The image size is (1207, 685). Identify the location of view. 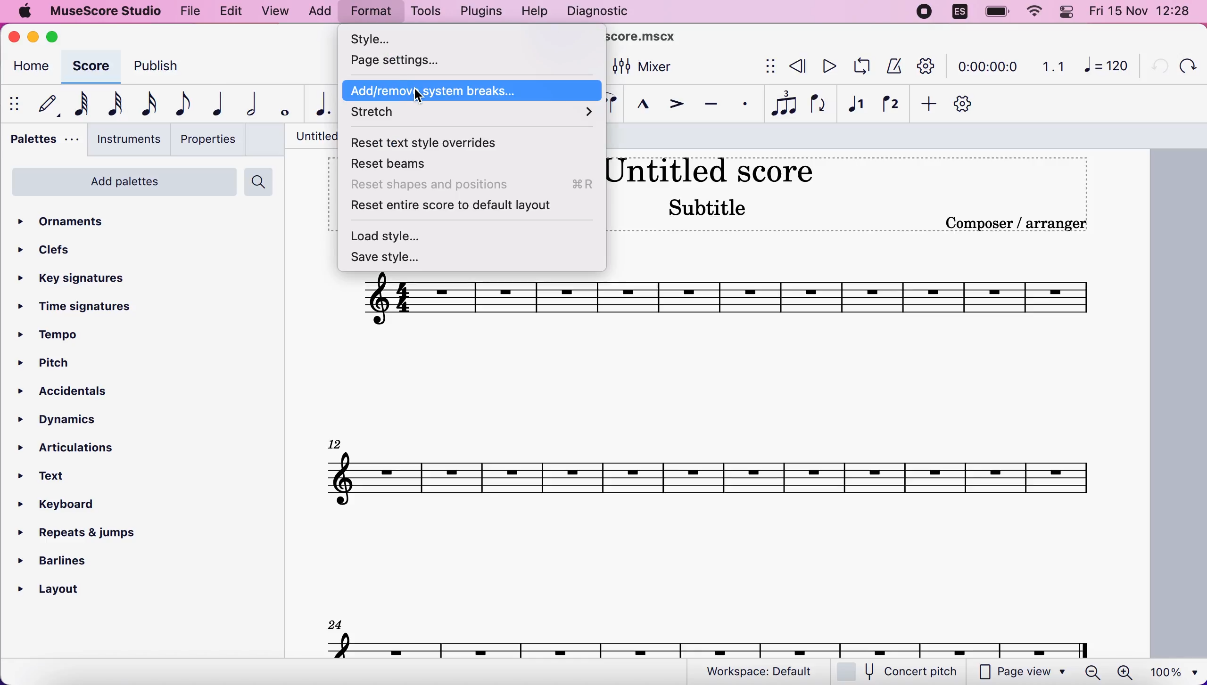
(276, 13).